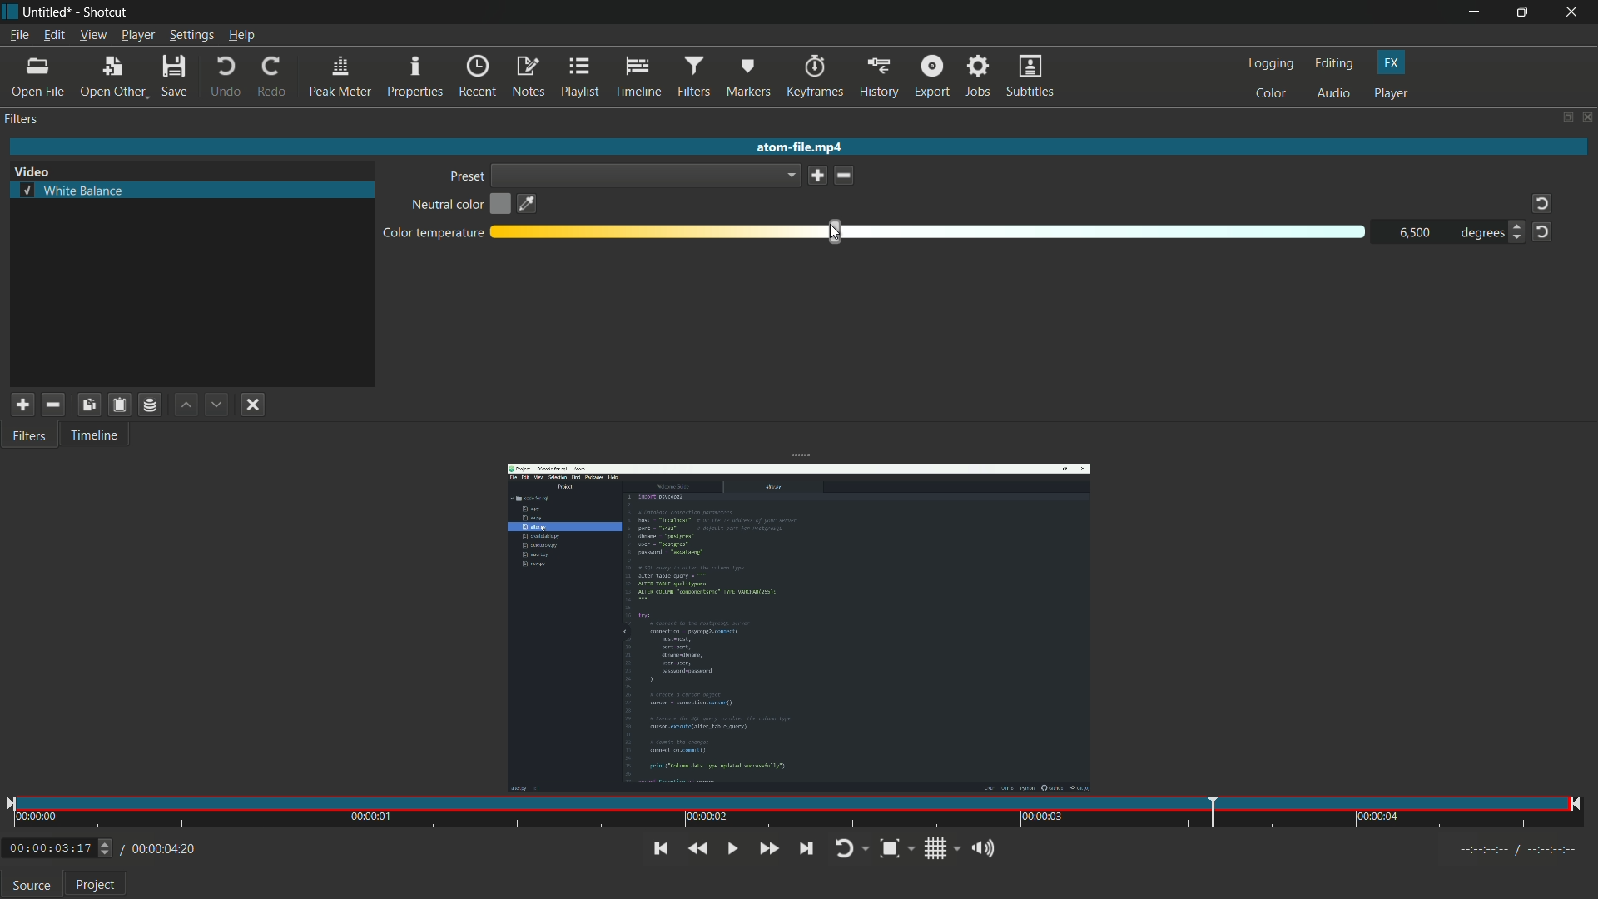  I want to click on close app, so click(1575, 12).